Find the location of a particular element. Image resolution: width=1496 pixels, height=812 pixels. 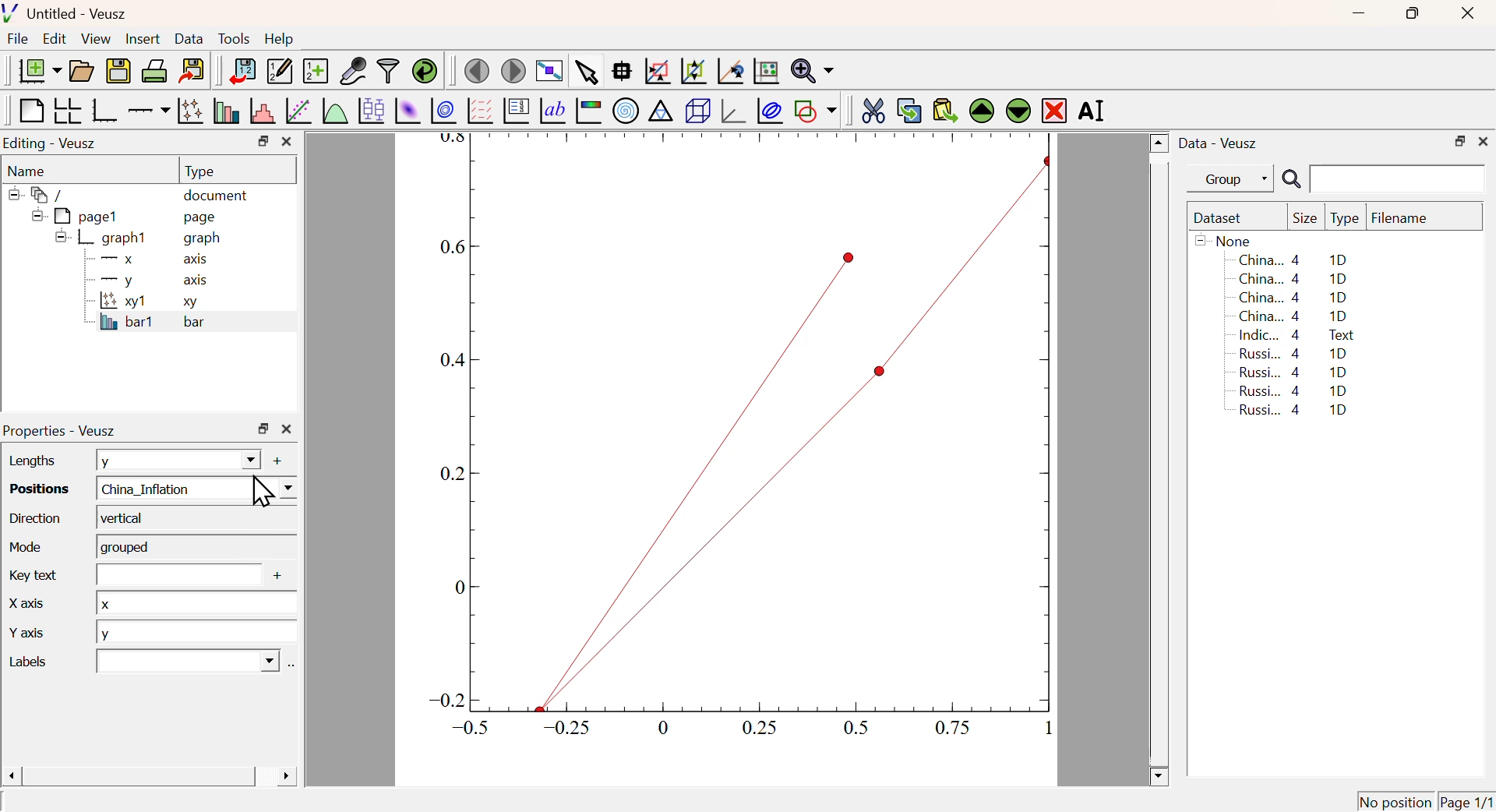

Import Data is located at coordinates (242, 71).